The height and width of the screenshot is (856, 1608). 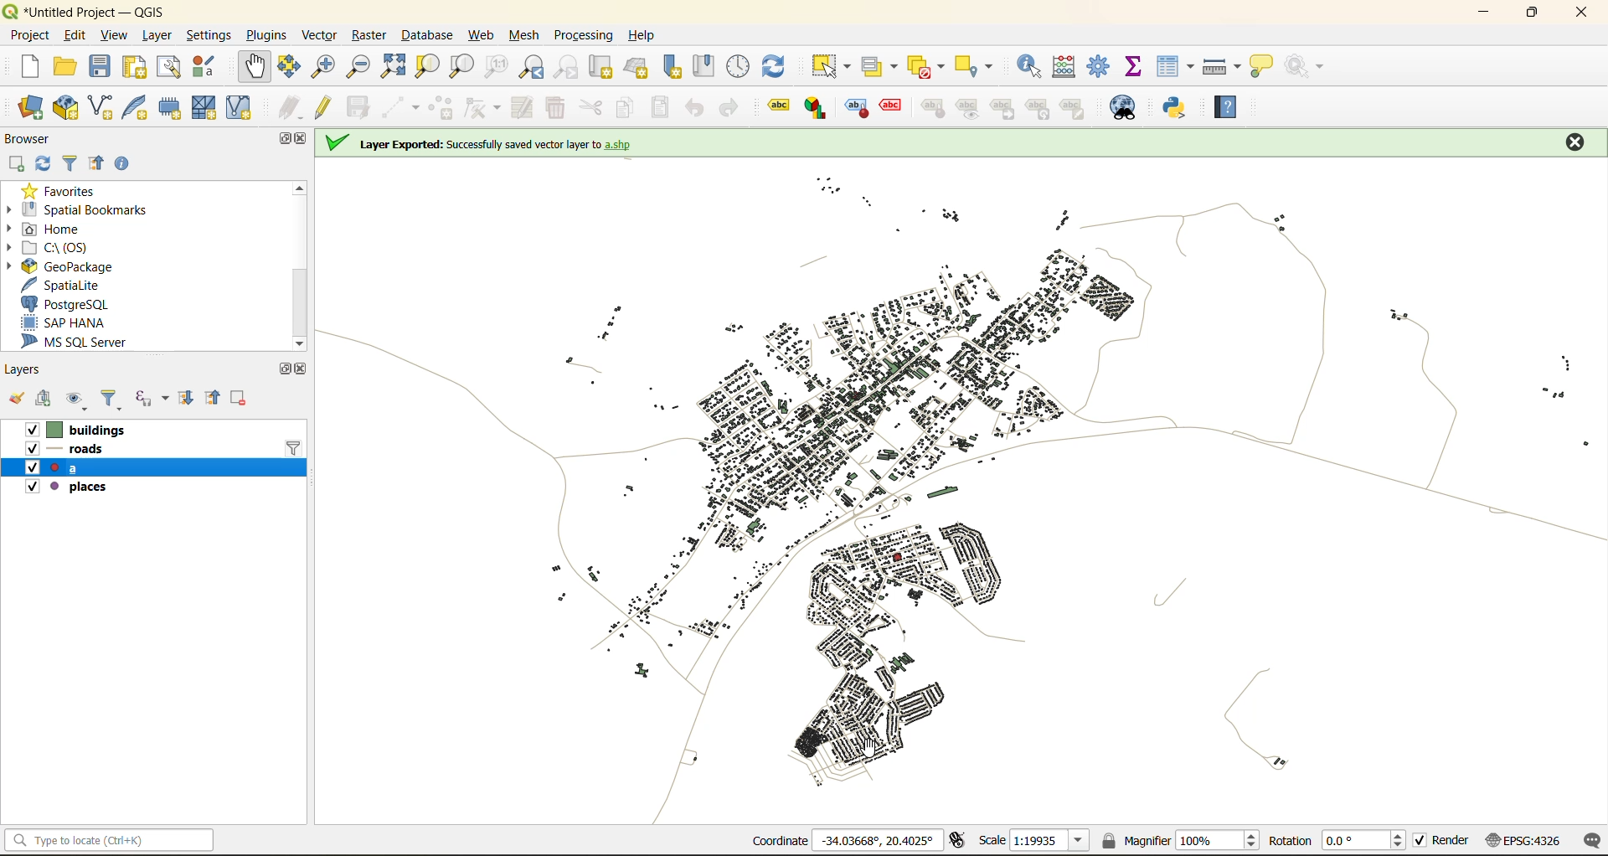 I want to click on statistical summary, so click(x=1139, y=67).